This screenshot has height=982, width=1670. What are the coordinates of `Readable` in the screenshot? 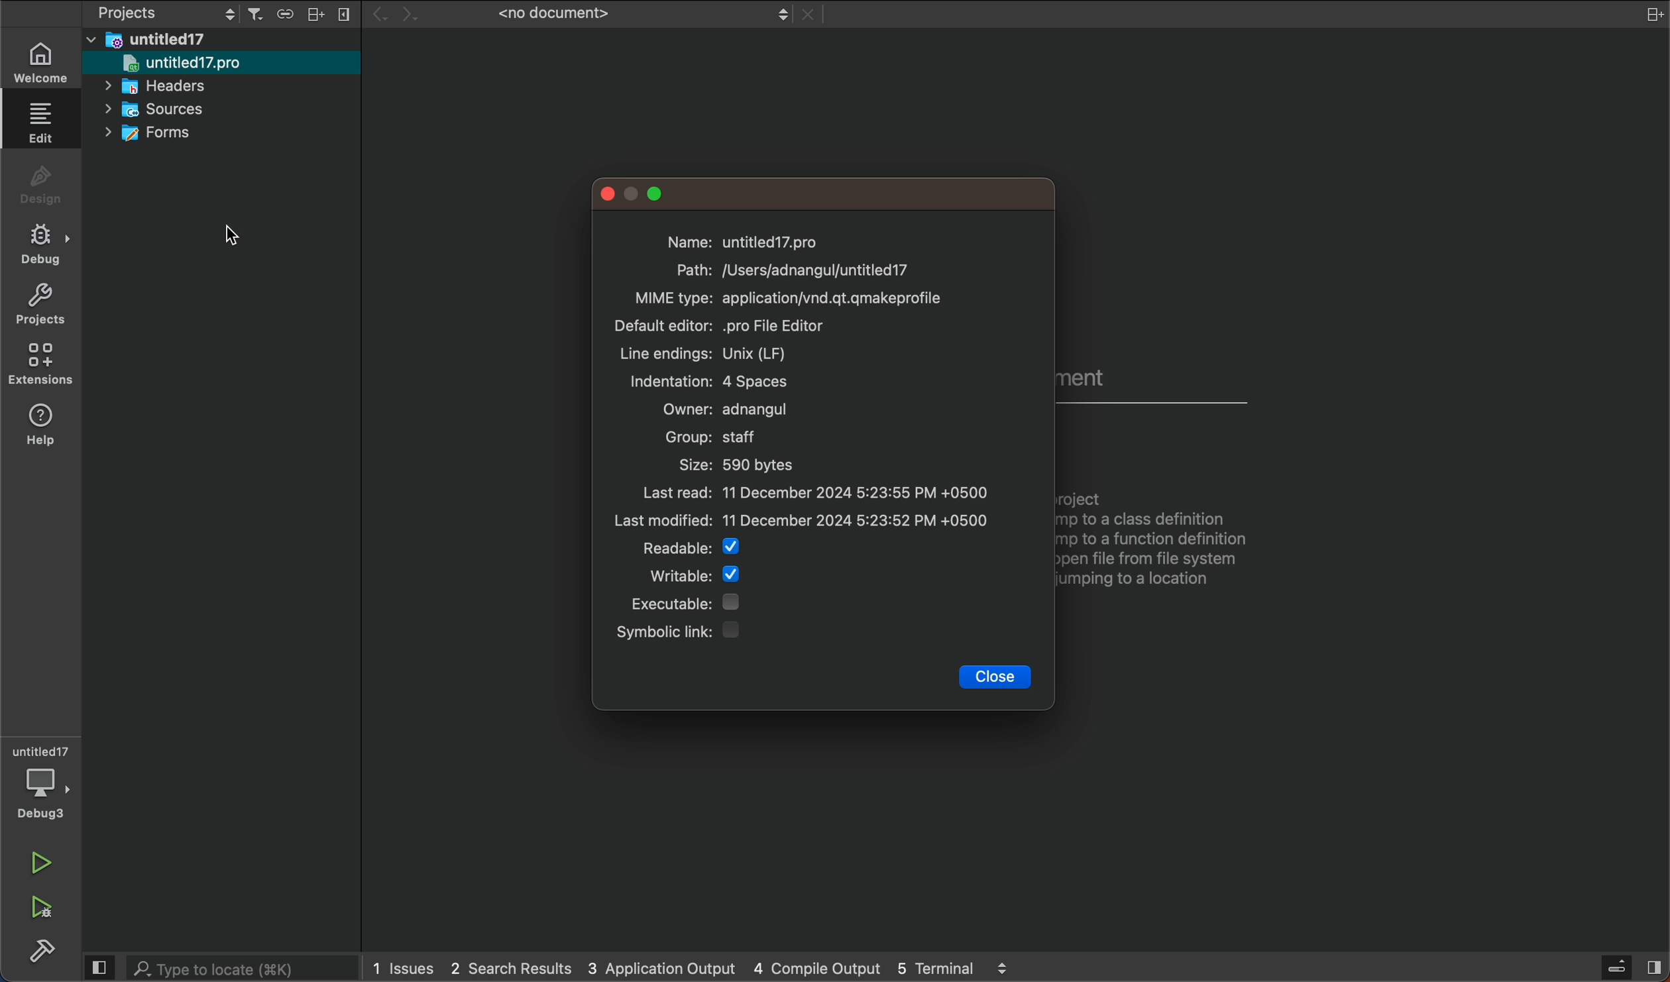 It's located at (685, 546).